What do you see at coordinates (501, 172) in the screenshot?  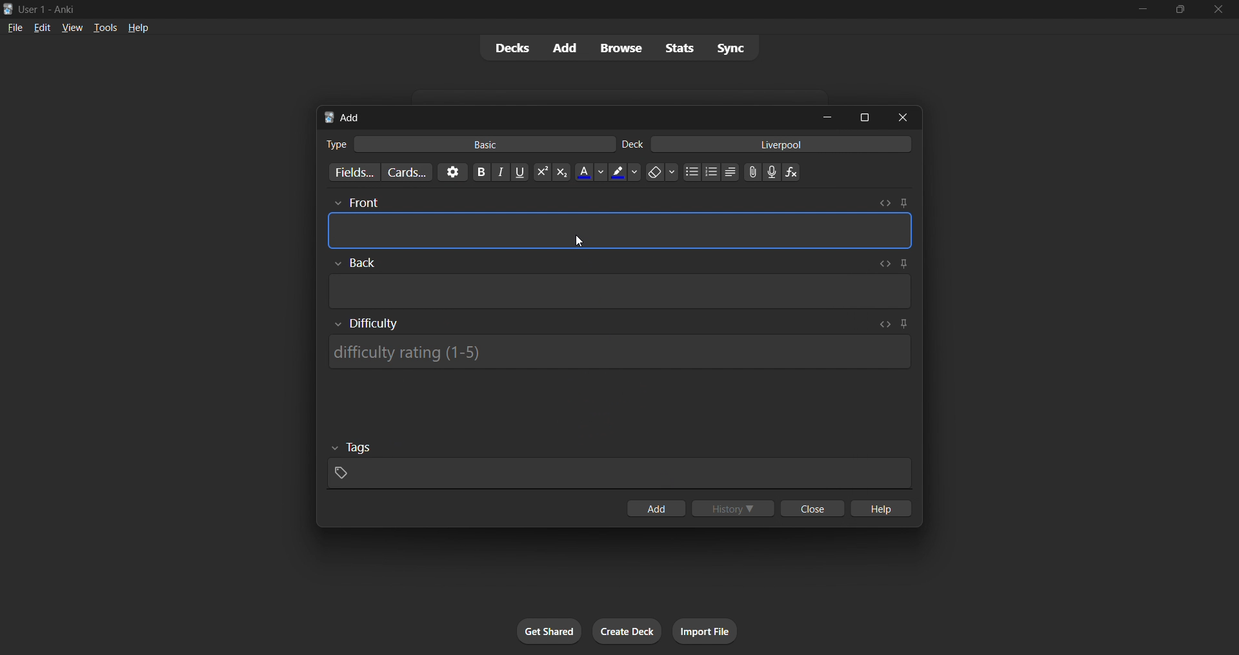 I see `Italics` at bounding box center [501, 172].